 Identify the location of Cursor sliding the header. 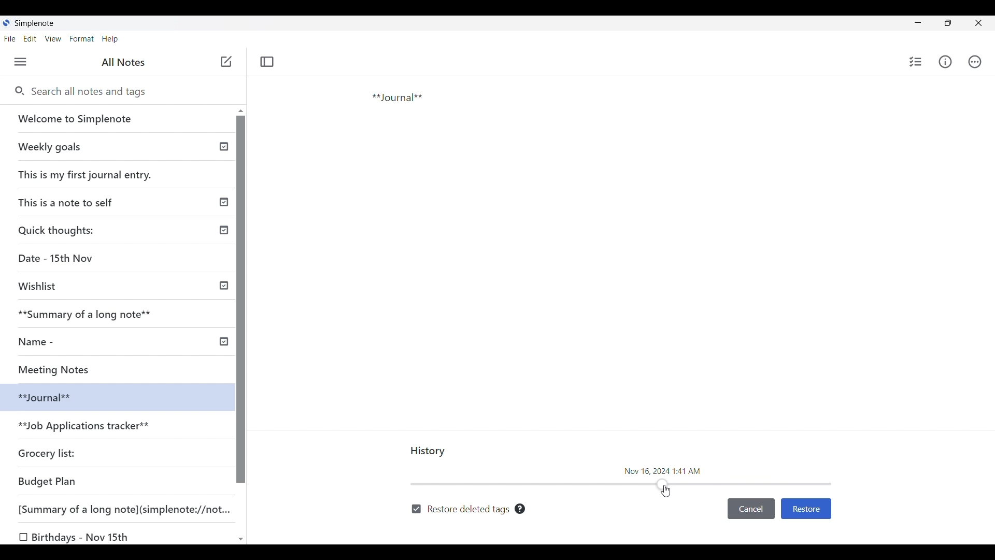
(665, 491).